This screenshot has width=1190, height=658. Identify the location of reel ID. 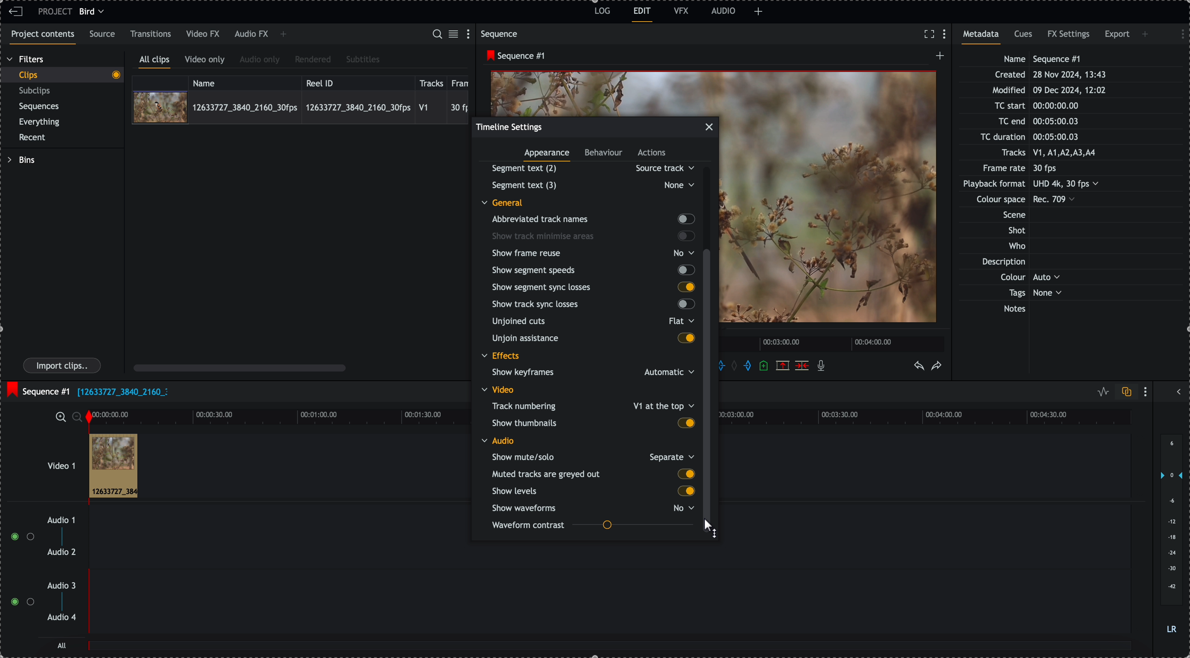
(357, 81).